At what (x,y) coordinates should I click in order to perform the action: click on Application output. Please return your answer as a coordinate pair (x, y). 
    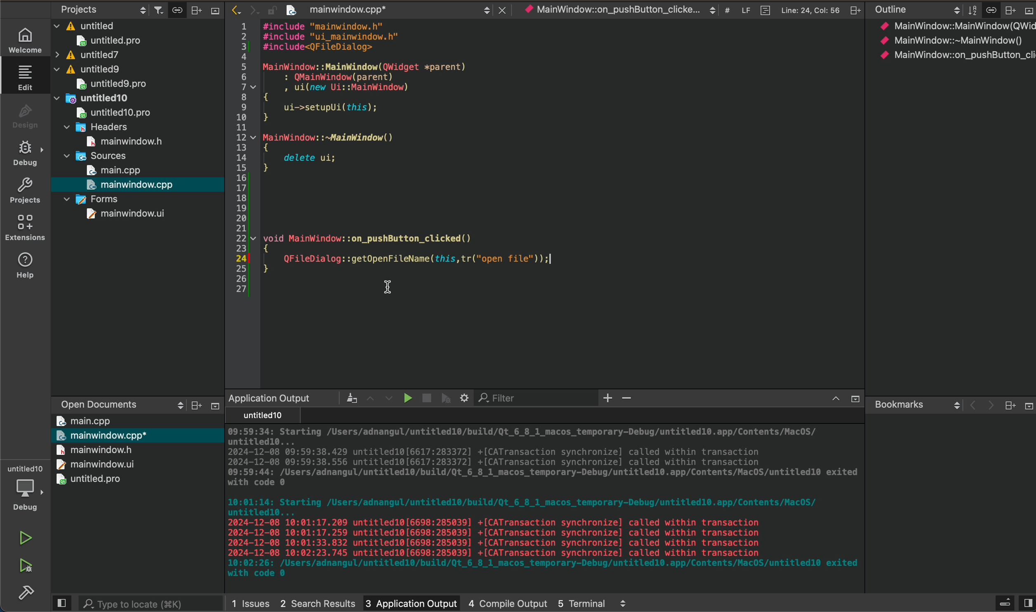
    Looking at the image, I should click on (269, 398).